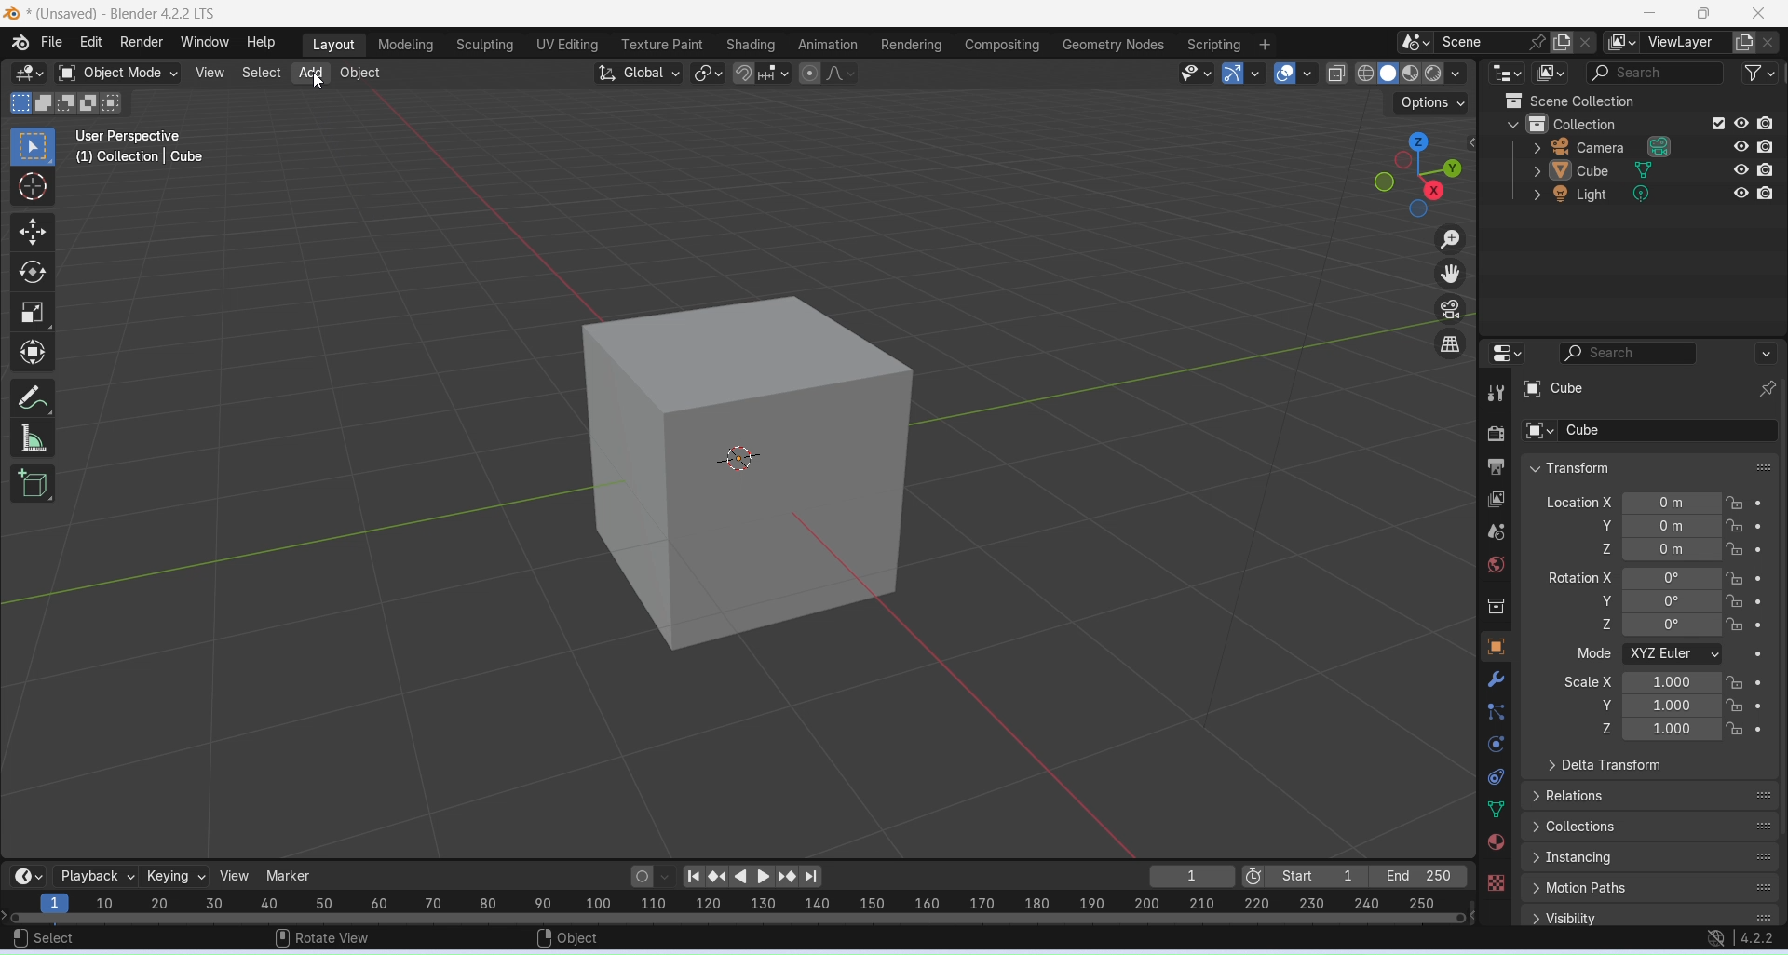  I want to click on Object mode, so click(114, 73).